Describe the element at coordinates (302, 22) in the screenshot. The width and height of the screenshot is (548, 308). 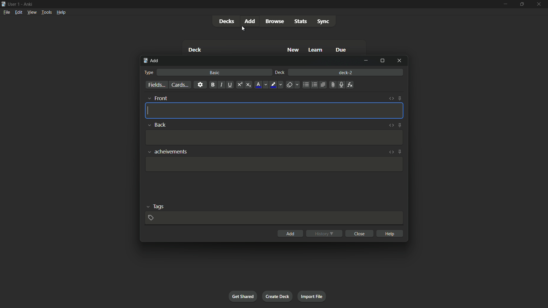
I see `stats` at that location.